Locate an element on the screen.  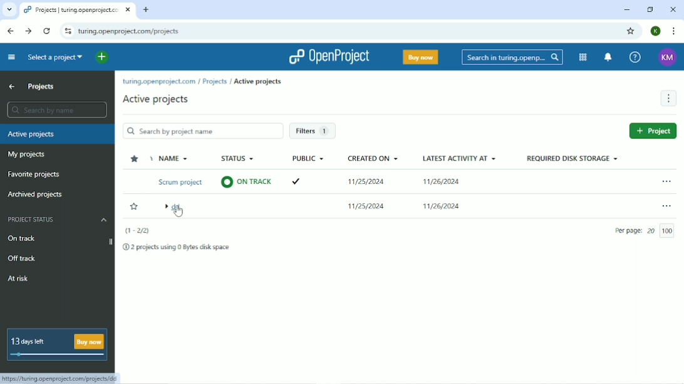
turing.openproject.com is located at coordinates (160, 81).